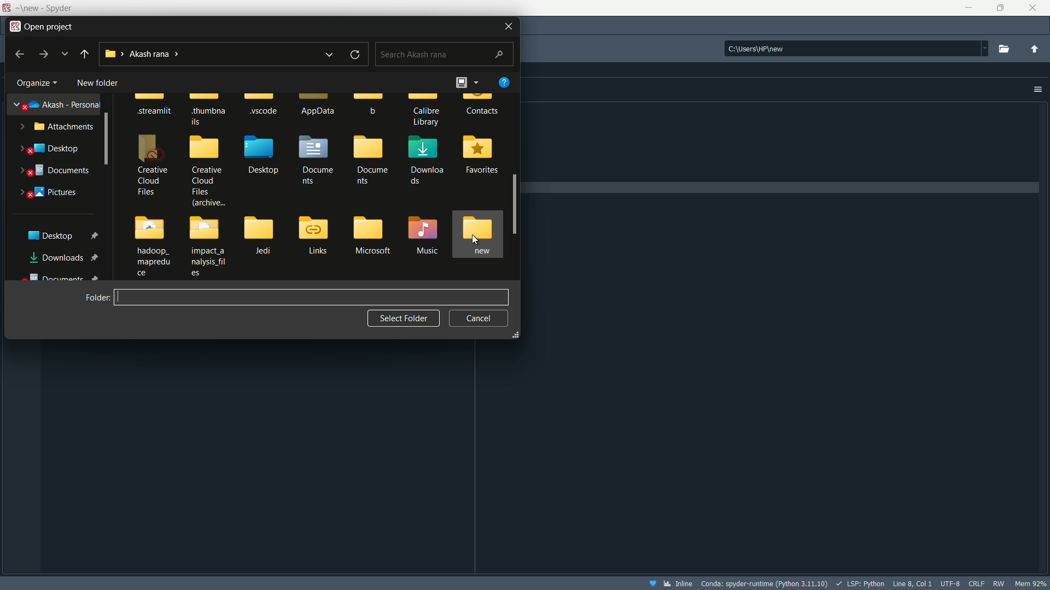 This screenshot has height=590, width=1050. What do you see at coordinates (311, 298) in the screenshot?
I see `name bar` at bounding box center [311, 298].